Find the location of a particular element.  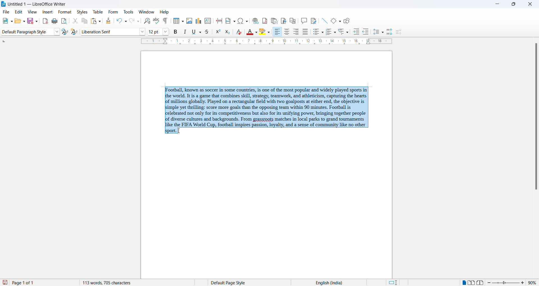

new file is located at coordinates (4, 20).